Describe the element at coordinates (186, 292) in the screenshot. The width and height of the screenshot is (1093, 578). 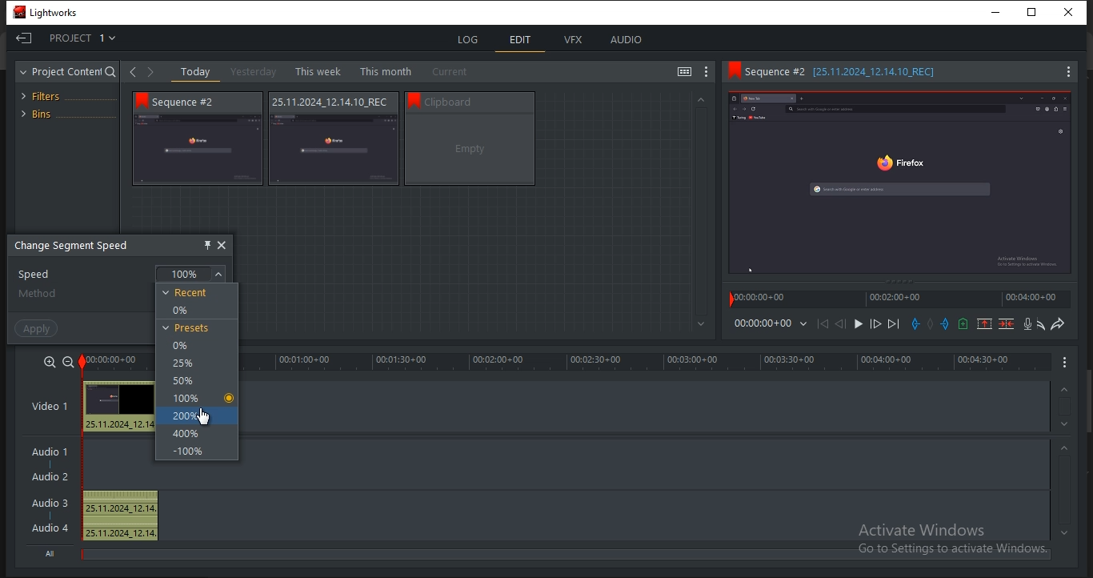
I see `recent` at that location.